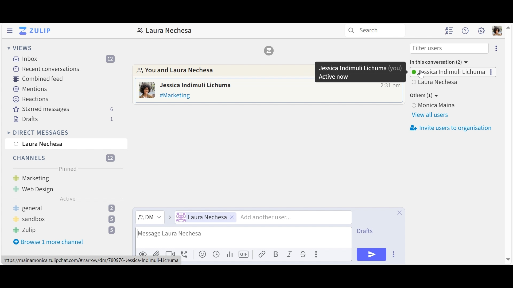  What do you see at coordinates (290, 255) in the screenshot?
I see `Italics` at bounding box center [290, 255].